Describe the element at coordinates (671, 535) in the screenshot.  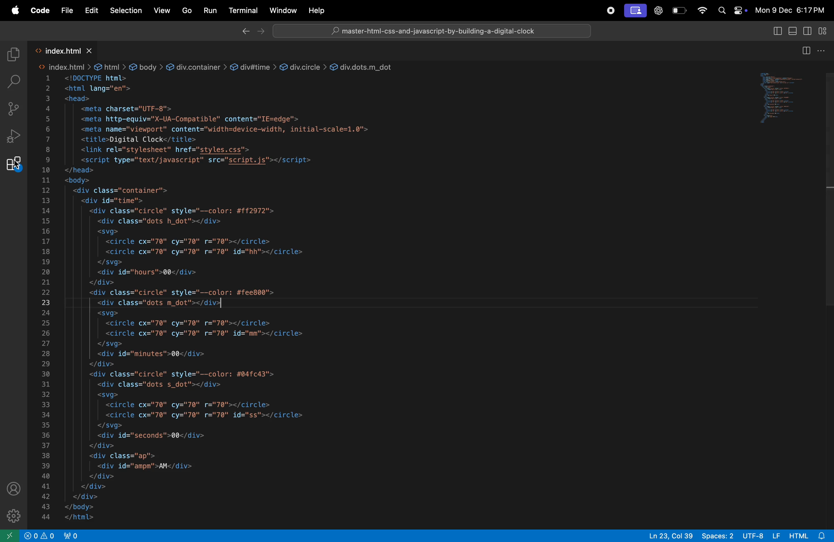
I see `Ln 32 col 39` at that location.